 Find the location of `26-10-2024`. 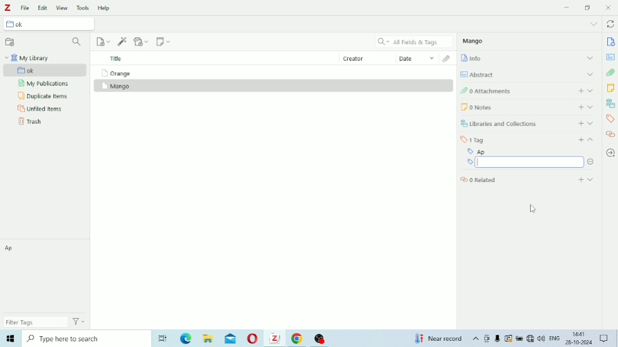

26-10-2024 is located at coordinates (581, 344).